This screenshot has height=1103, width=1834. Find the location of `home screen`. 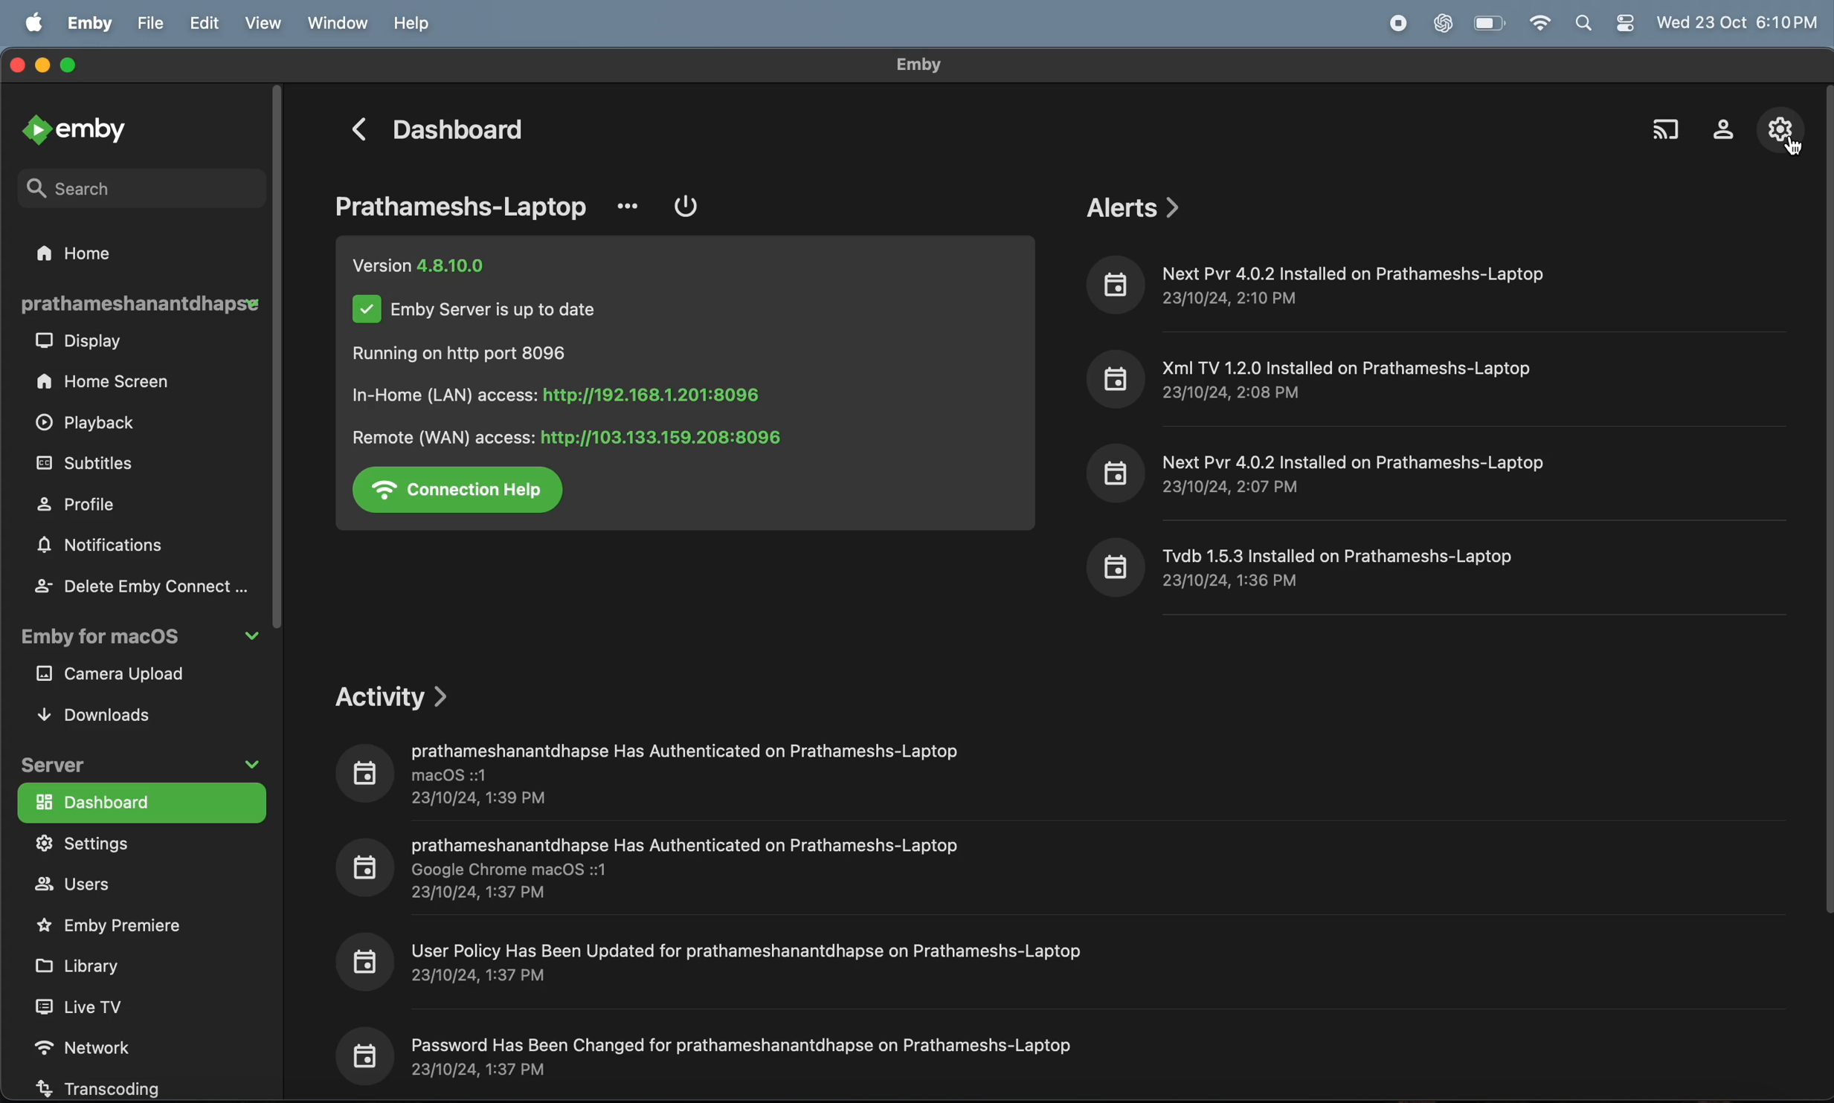

home screen is located at coordinates (105, 386).